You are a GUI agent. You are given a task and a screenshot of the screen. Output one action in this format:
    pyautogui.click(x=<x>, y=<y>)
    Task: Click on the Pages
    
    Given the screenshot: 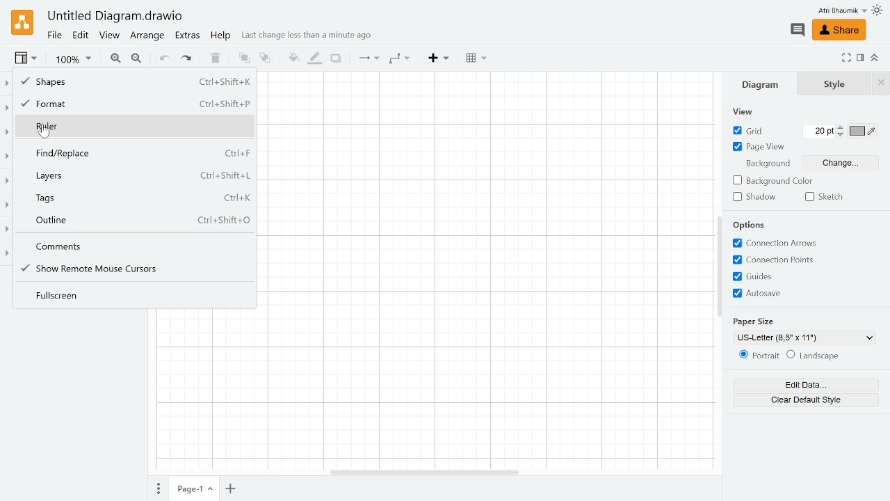 What is the action you would take?
    pyautogui.click(x=158, y=489)
    